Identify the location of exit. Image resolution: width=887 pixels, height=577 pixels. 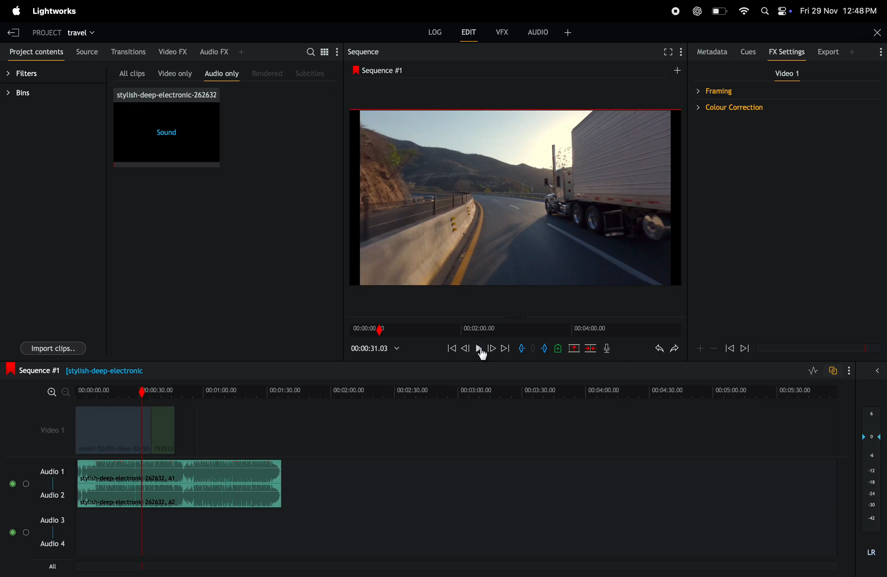
(13, 30).